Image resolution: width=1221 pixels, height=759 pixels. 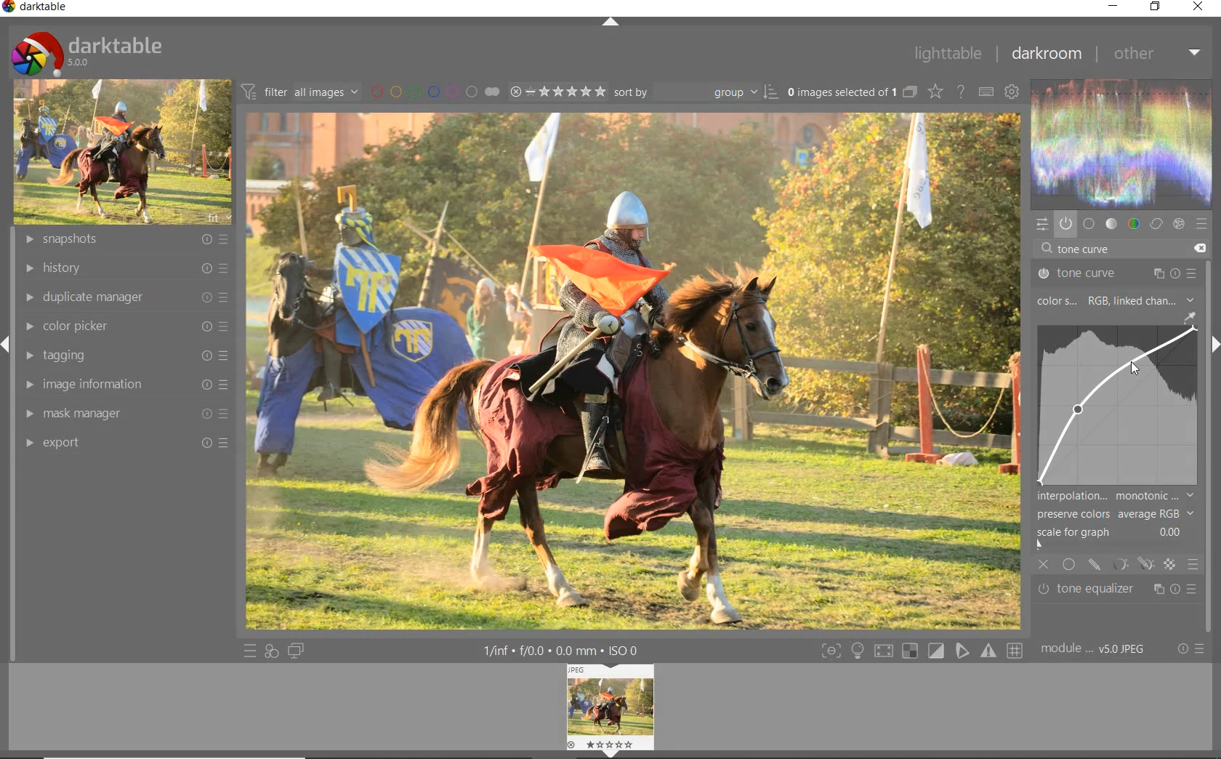 What do you see at coordinates (1097, 649) in the screenshot?
I see `module... v5.0 JPEG` at bounding box center [1097, 649].